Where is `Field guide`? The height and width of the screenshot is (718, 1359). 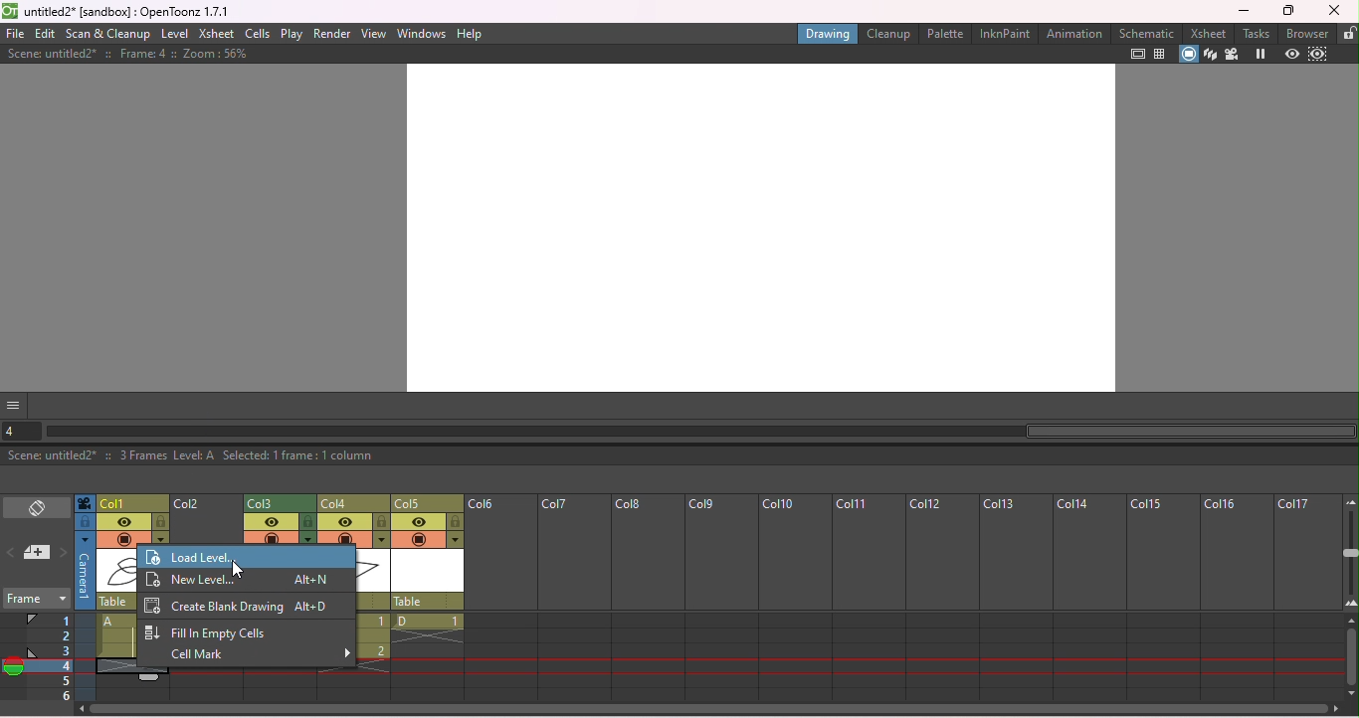 Field guide is located at coordinates (1163, 54).